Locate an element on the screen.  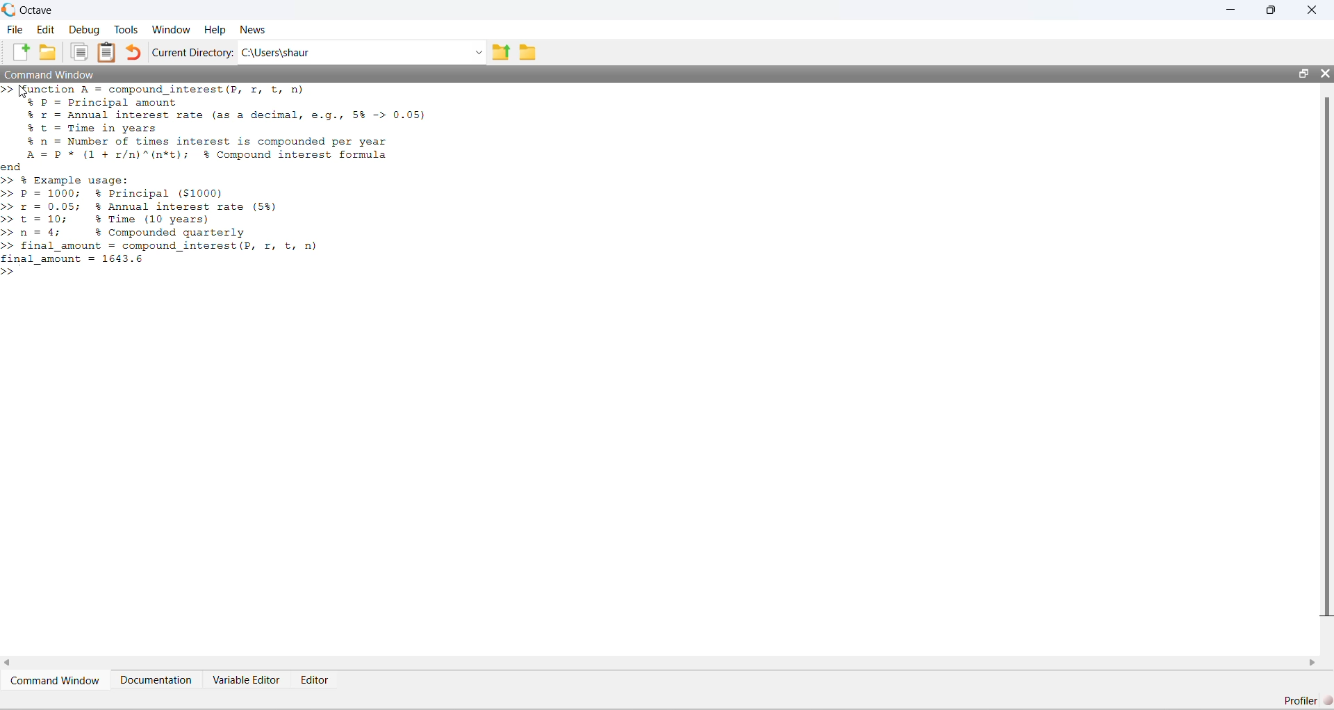
Minimize is located at coordinates (1232, 9).